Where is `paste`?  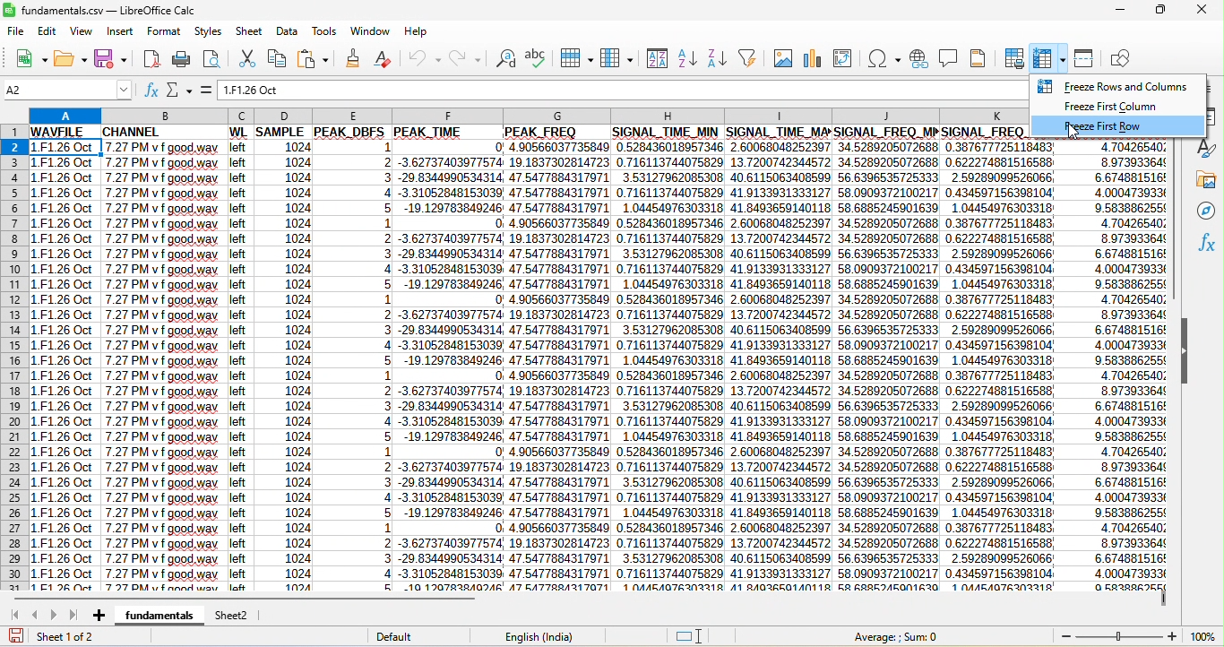
paste is located at coordinates (318, 57).